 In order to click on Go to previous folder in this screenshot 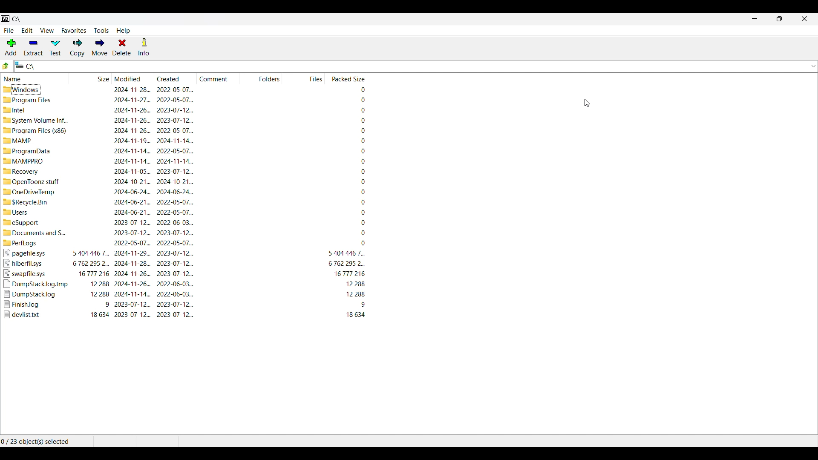, I will do `click(6, 66)`.